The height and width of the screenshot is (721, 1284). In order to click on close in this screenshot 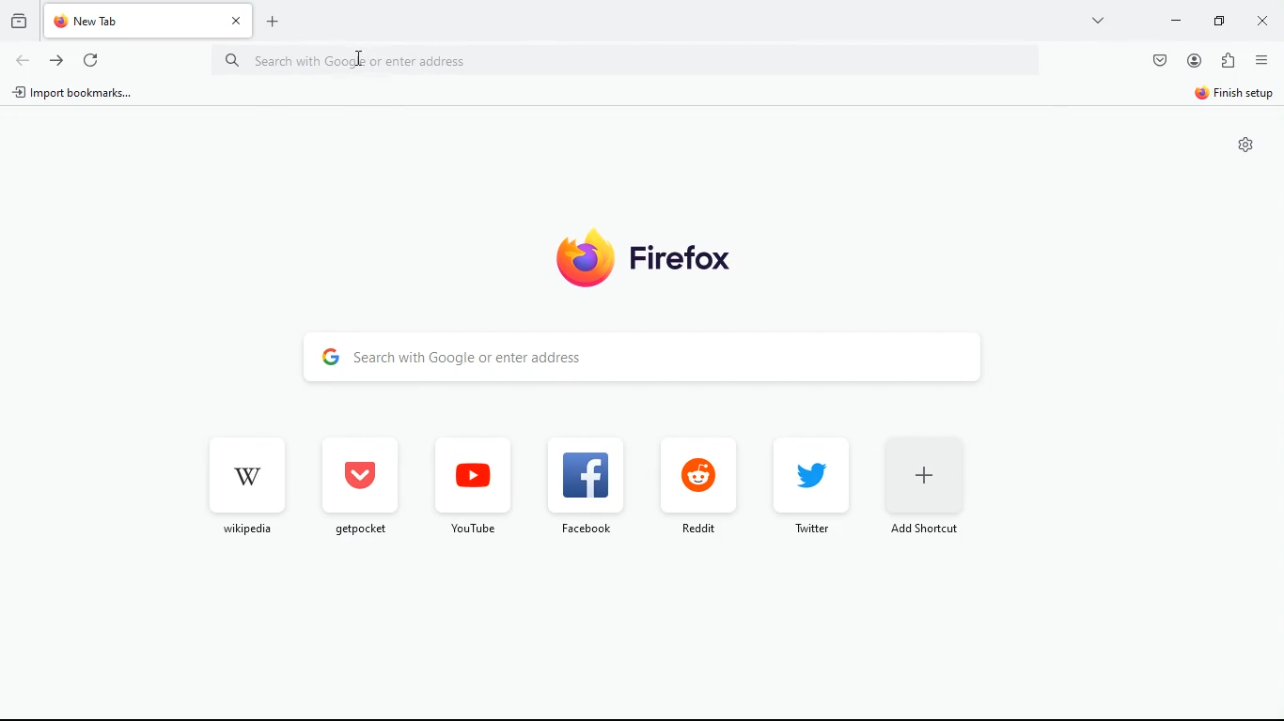, I will do `click(1262, 23)`.